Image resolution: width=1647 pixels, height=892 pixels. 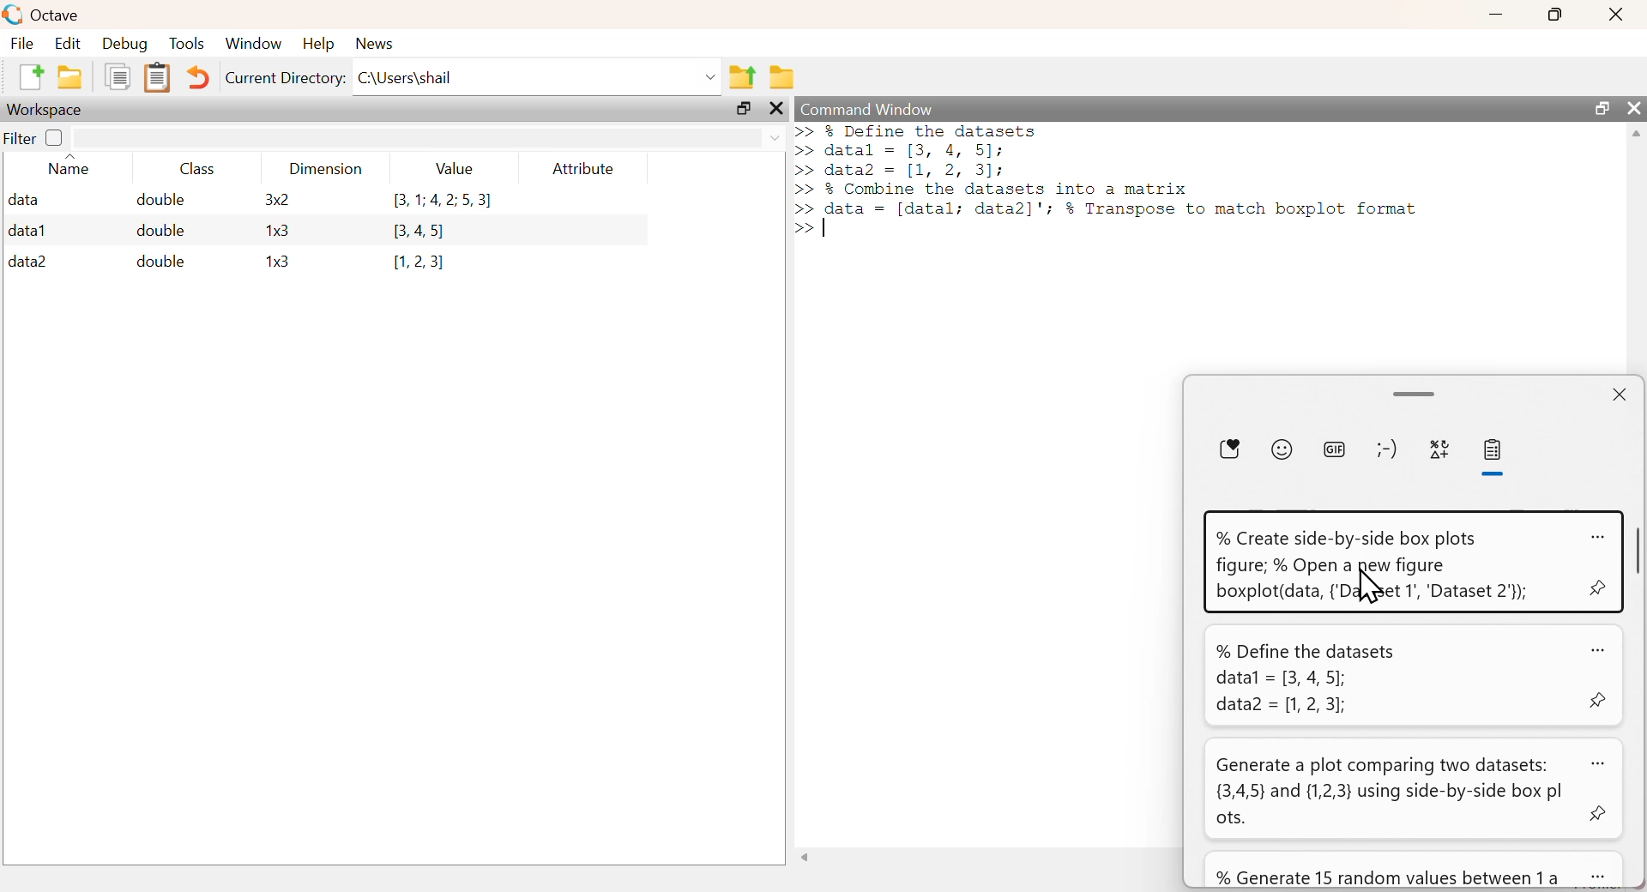 I want to click on data1, so click(x=28, y=229).